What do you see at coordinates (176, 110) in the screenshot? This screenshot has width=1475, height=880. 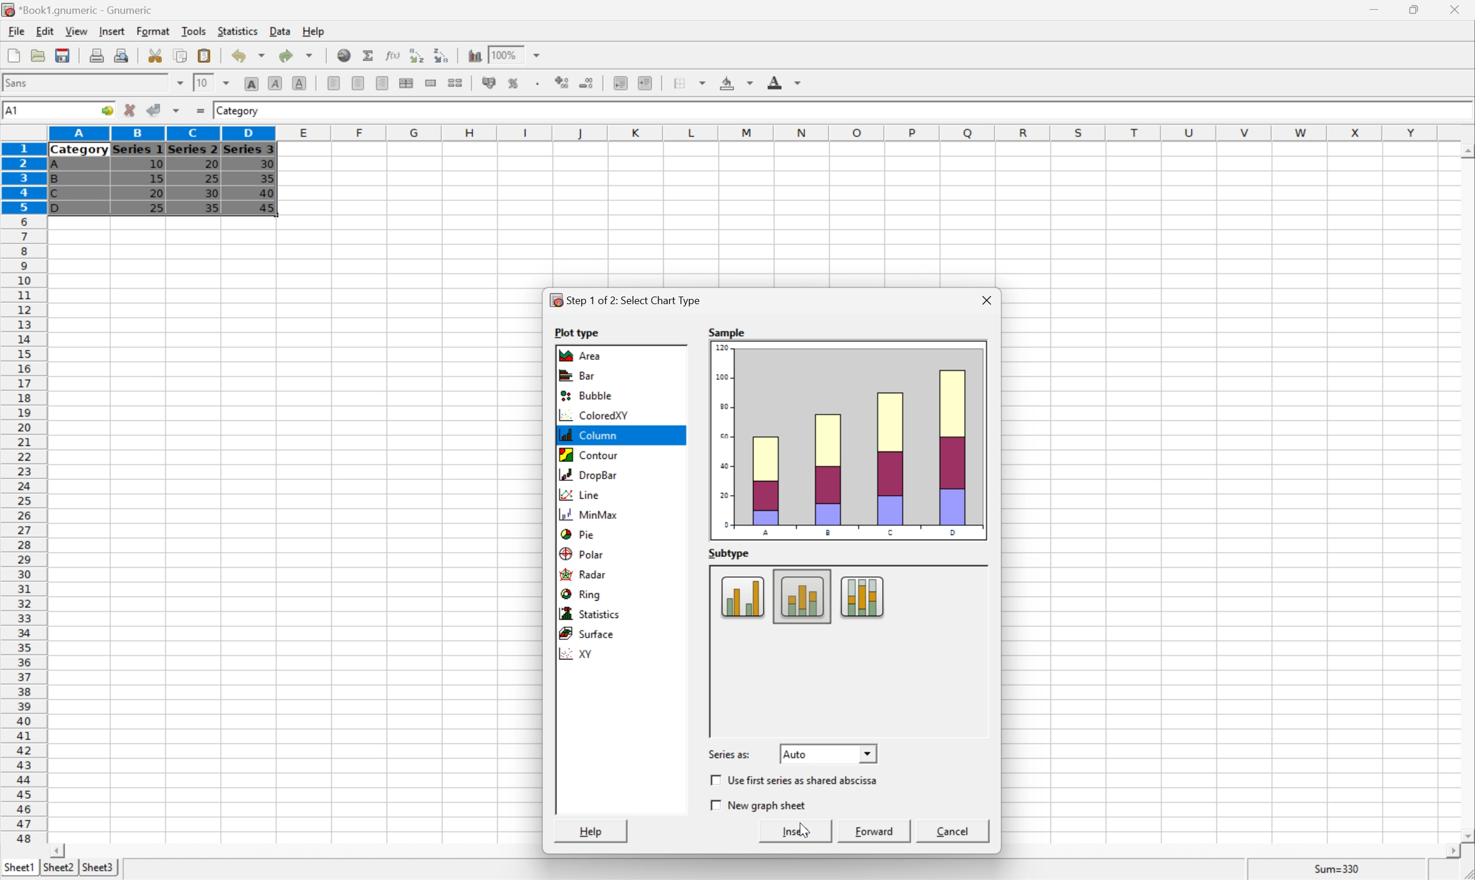 I see `Accept changes in multiple cells` at bounding box center [176, 110].